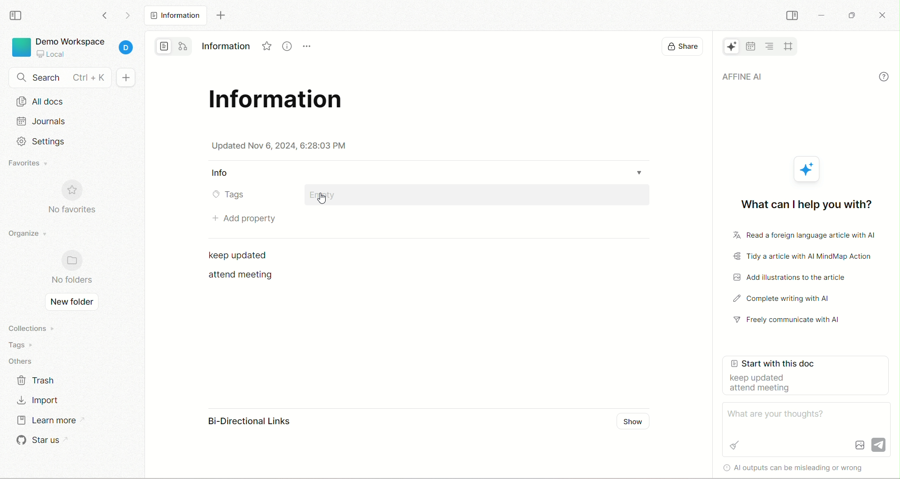  Describe the element at coordinates (682, 47) in the screenshot. I see `display` at that location.